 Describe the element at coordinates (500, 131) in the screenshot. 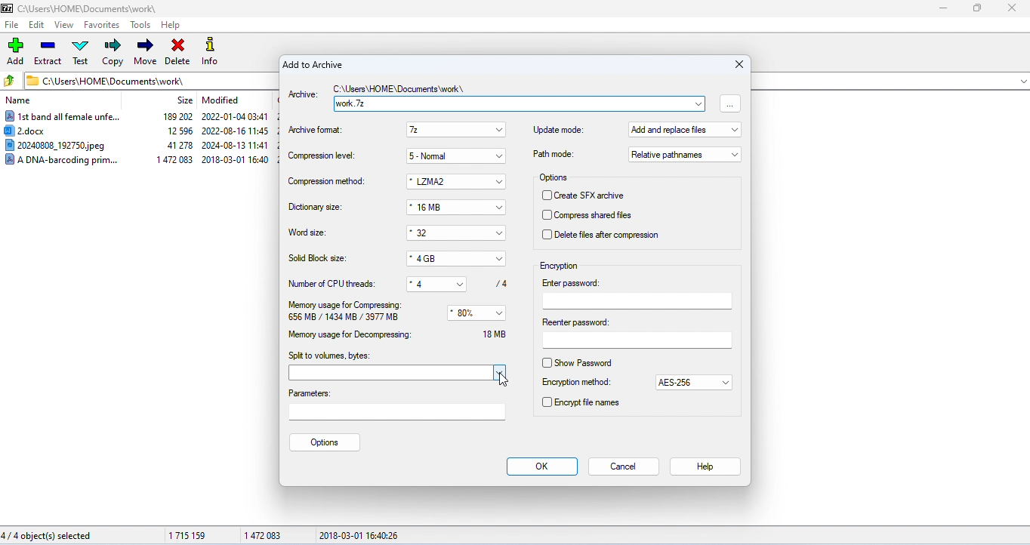

I see `drop down` at that location.